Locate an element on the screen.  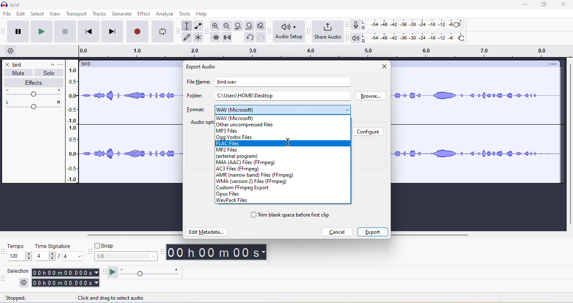
zoom in is located at coordinates (216, 27).